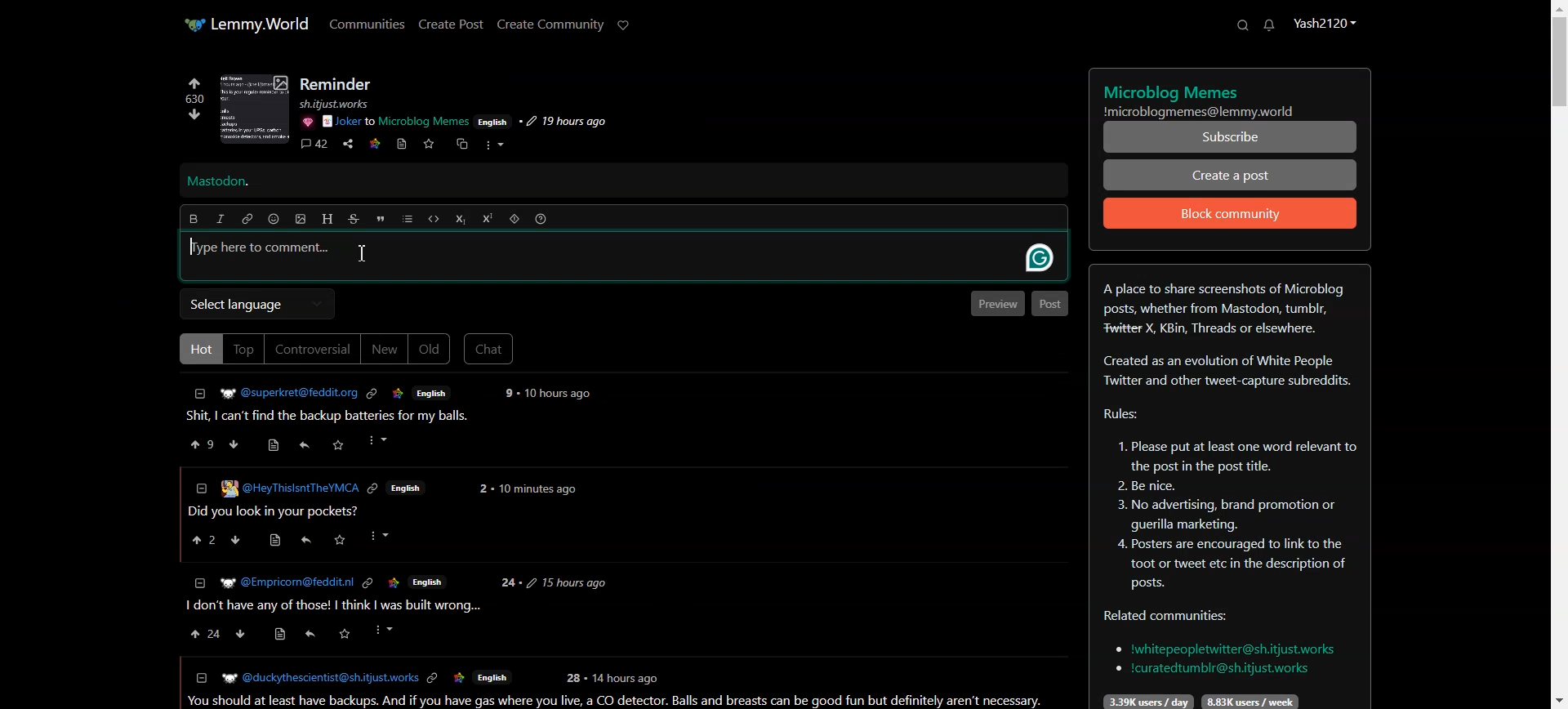 This screenshot has height=709, width=1568. Describe the element at coordinates (1034, 259) in the screenshot. I see `` at that location.